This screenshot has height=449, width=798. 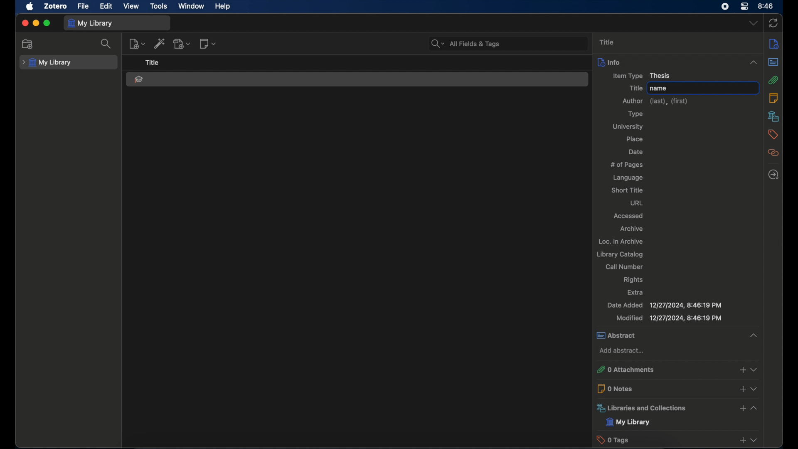 I want to click on dropdown, so click(x=754, y=24).